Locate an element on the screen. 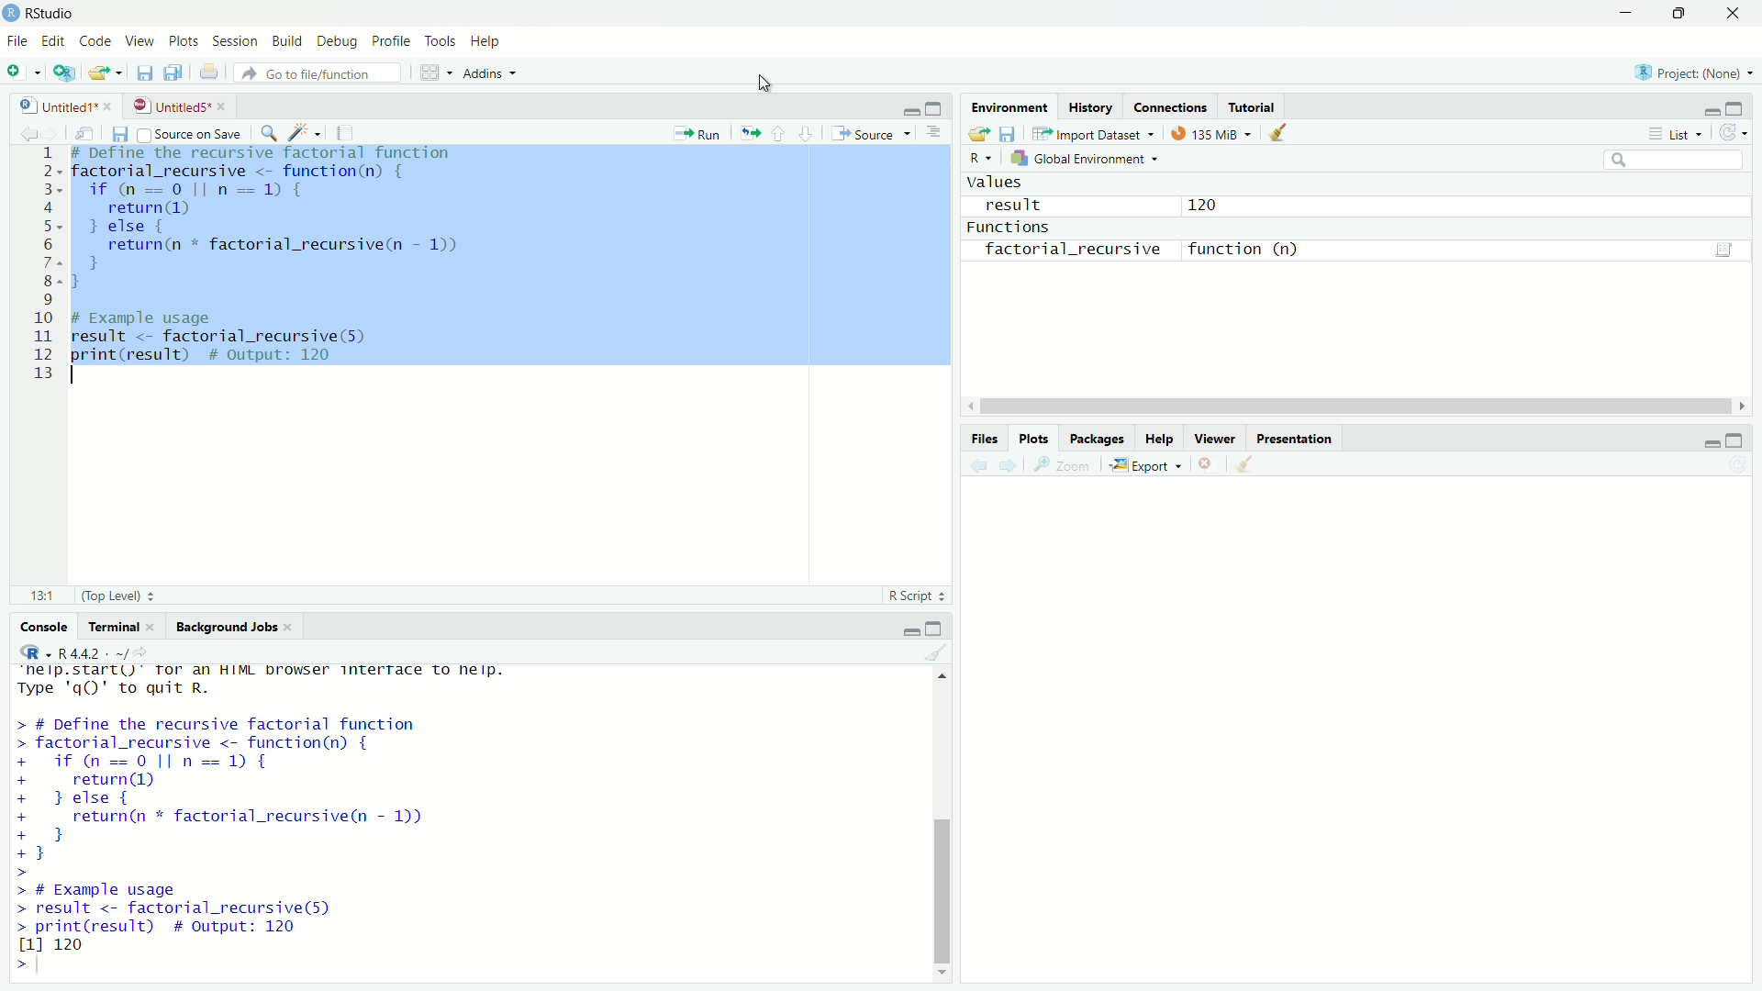 This screenshot has height=991, width=1762. Go to next section/chunk (Ctrl + pgDn) is located at coordinates (804, 132).